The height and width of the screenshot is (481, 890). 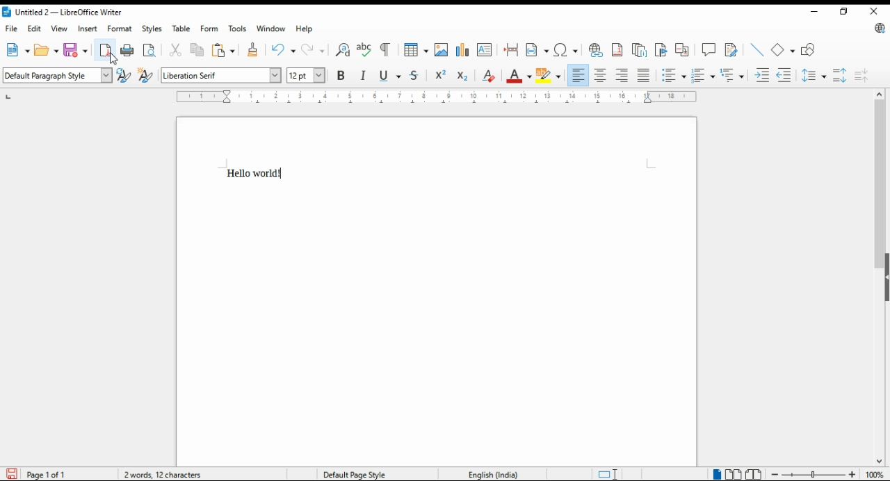 What do you see at coordinates (875, 475) in the screenshot?
I see `zoom factor` at bounding box center [875, 475].